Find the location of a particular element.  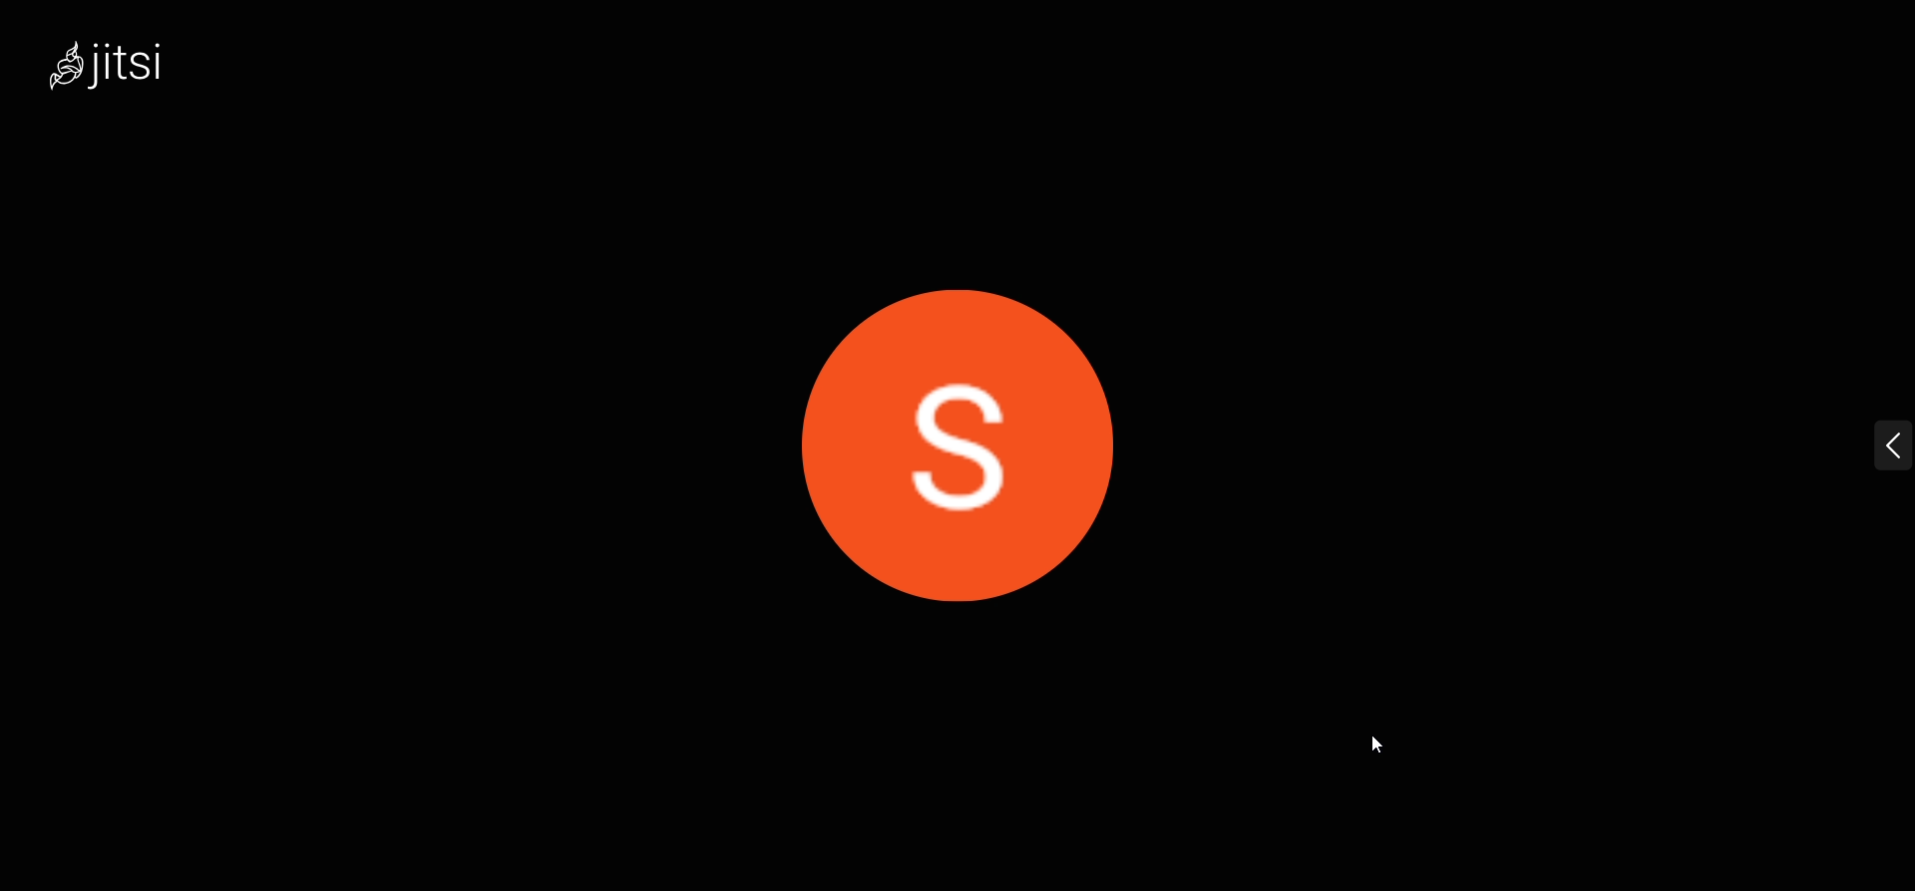

jitsi is located at coordinates (140, 74).